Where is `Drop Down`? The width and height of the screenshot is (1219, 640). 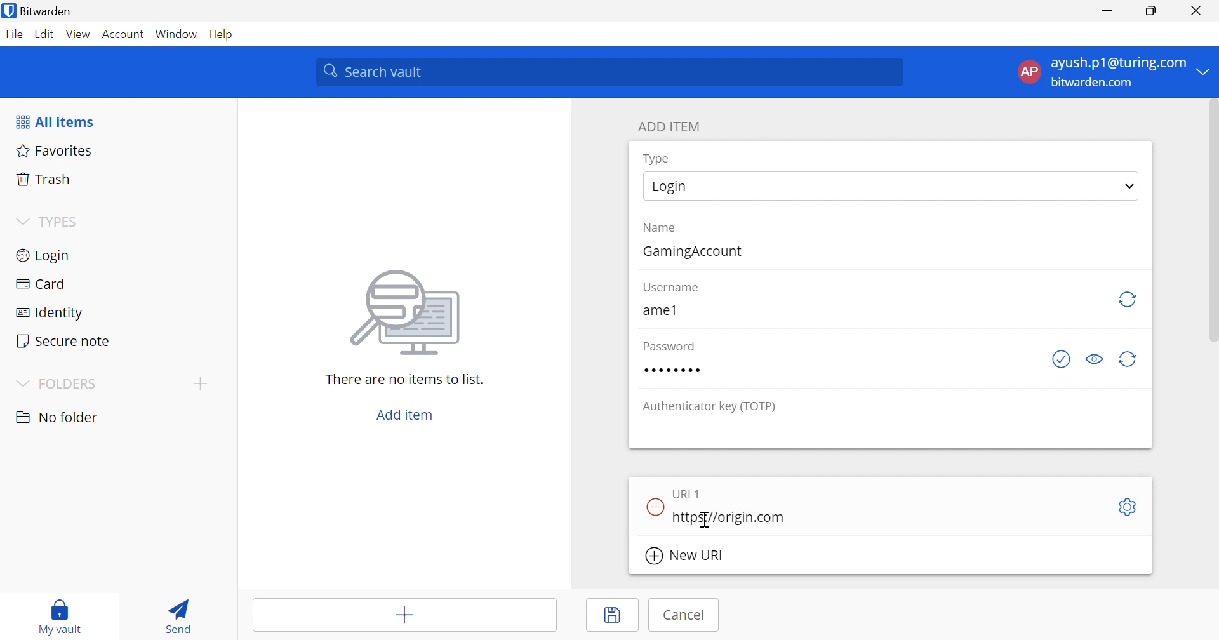
Drop Down is located at coordinates (1207, 70).